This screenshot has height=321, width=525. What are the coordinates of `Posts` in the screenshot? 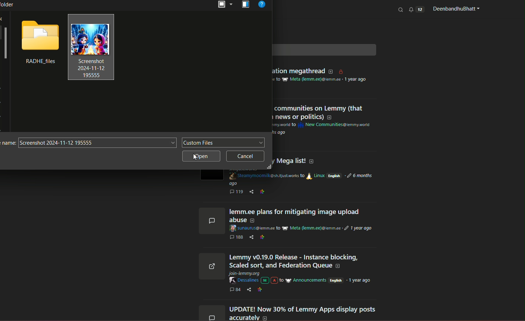 It's located at (304, 262).